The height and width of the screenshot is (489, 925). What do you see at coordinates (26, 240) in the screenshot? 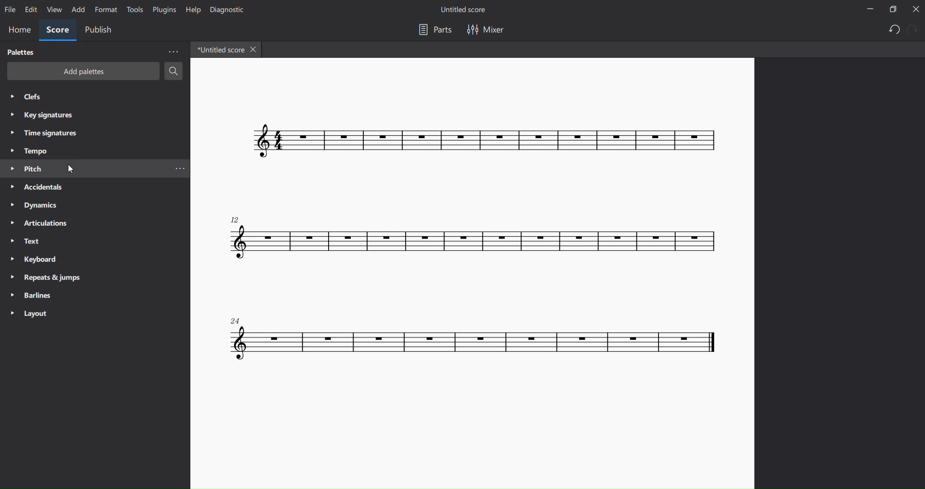
I see `text` at bounding box center [26, 240].